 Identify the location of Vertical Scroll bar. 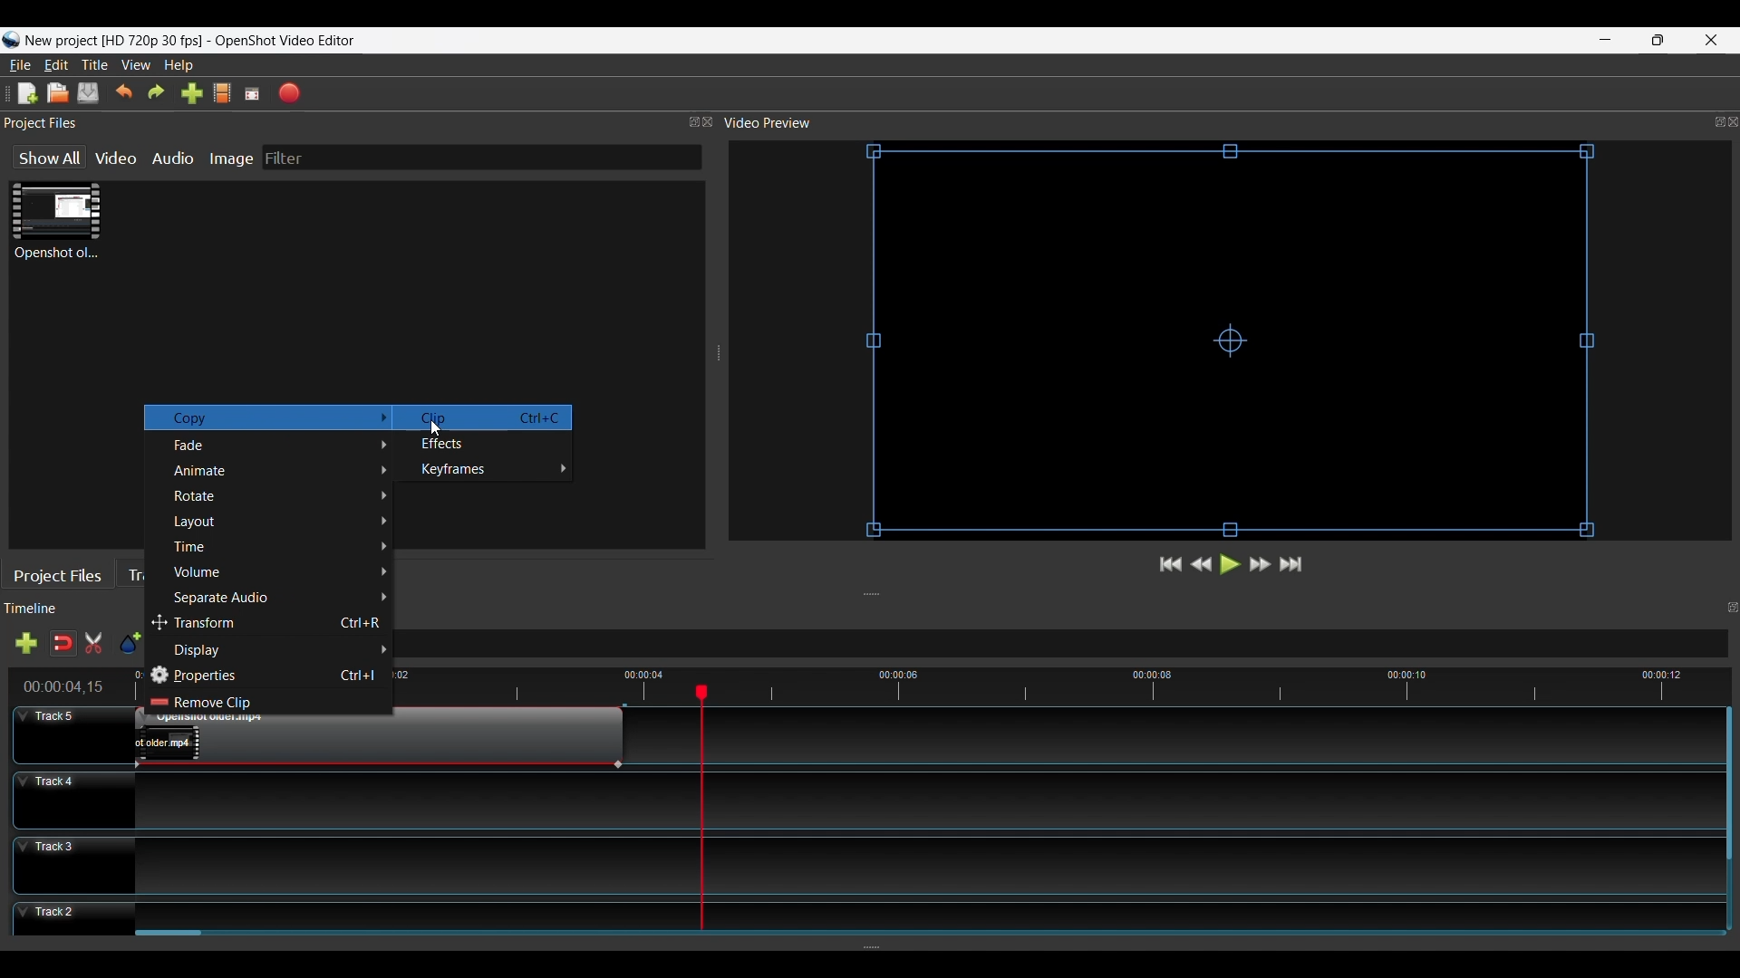
(1726, 785).